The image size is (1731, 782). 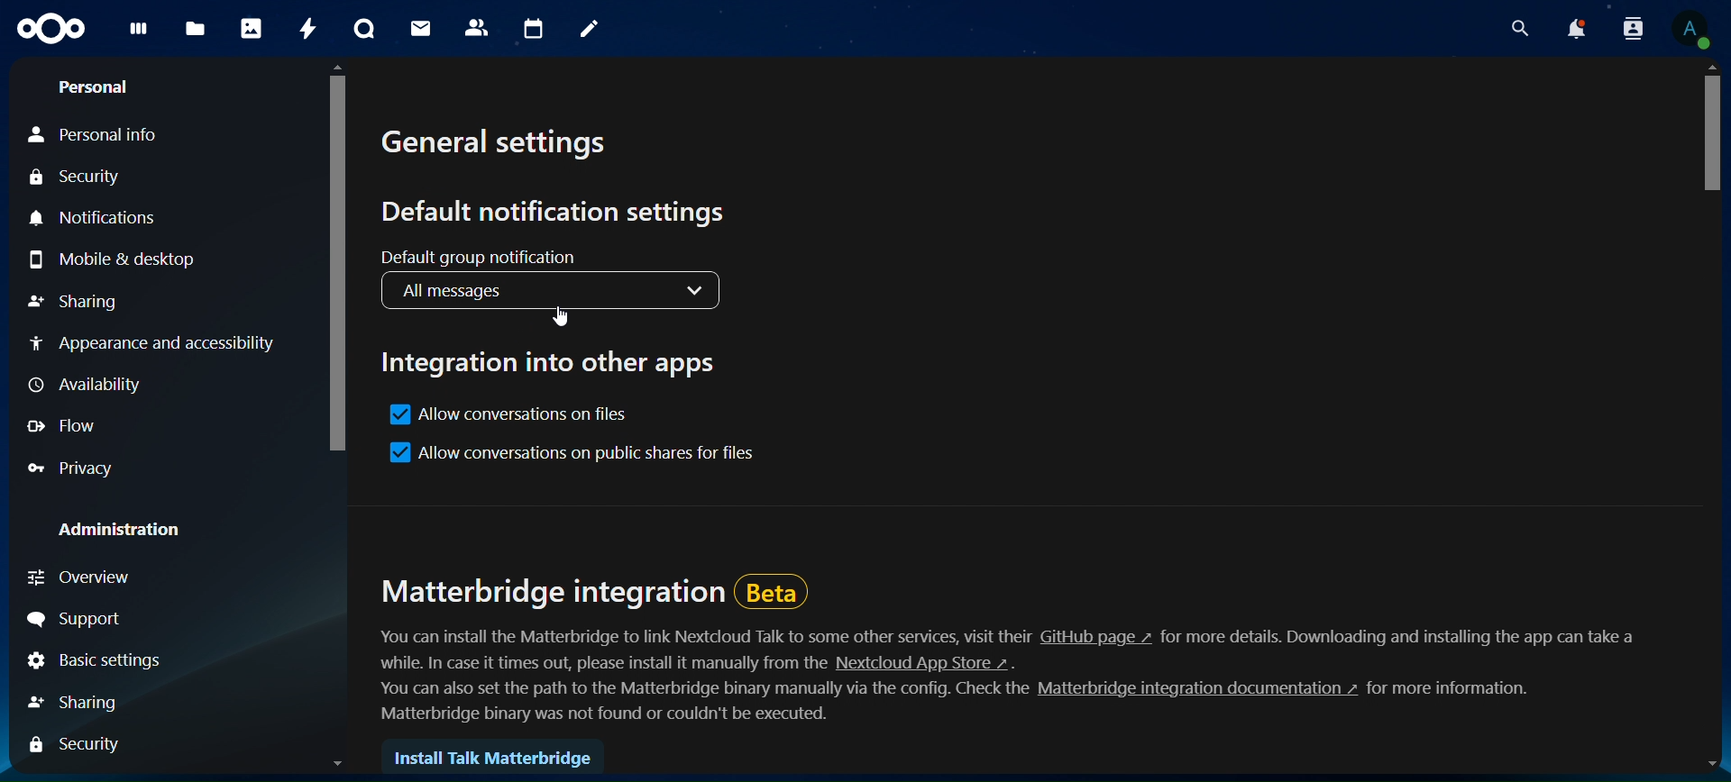 What do you see at coordinates (531, 29) in the screenshot?
I see `calendar` at bounding box center [531, 29].